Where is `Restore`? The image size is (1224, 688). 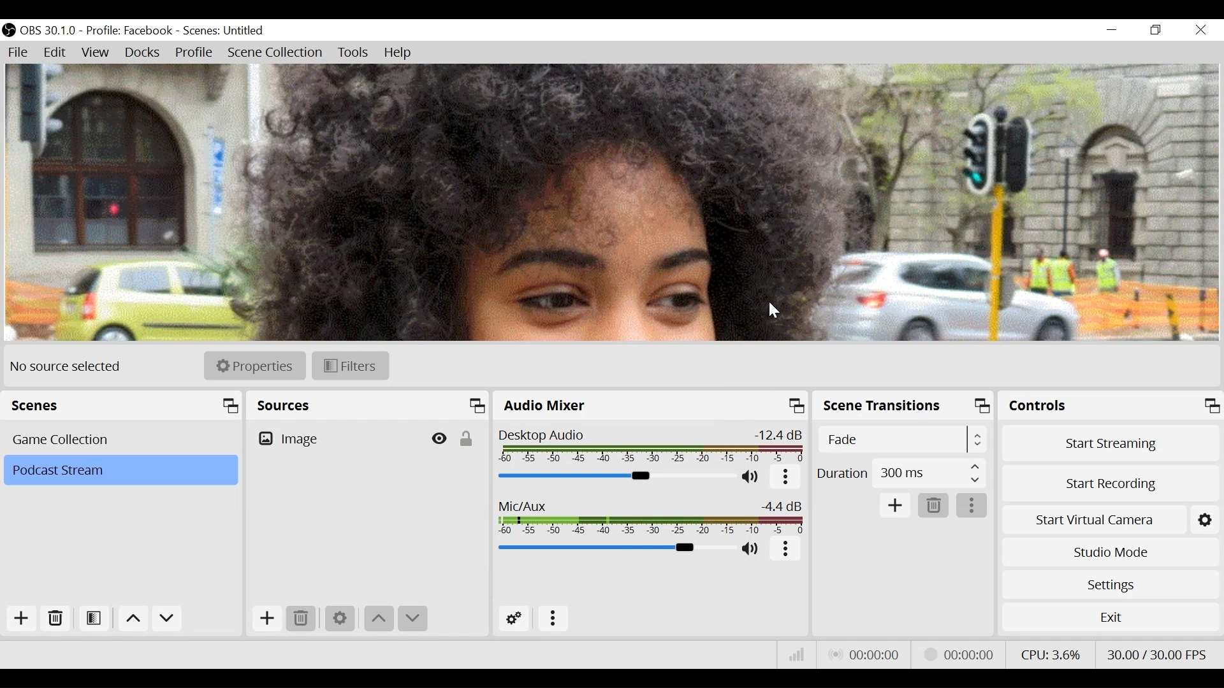
Restore is located at coordinates (1156, 31).